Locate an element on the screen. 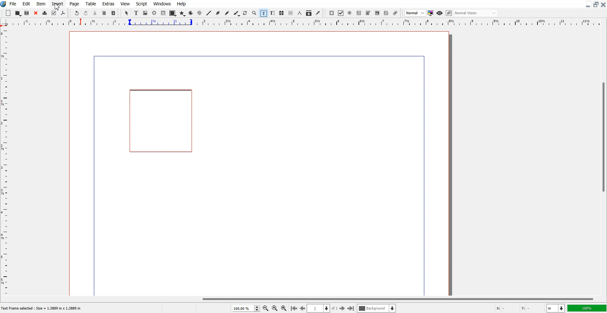  Eye dropper is located at coordinates (318, 13).